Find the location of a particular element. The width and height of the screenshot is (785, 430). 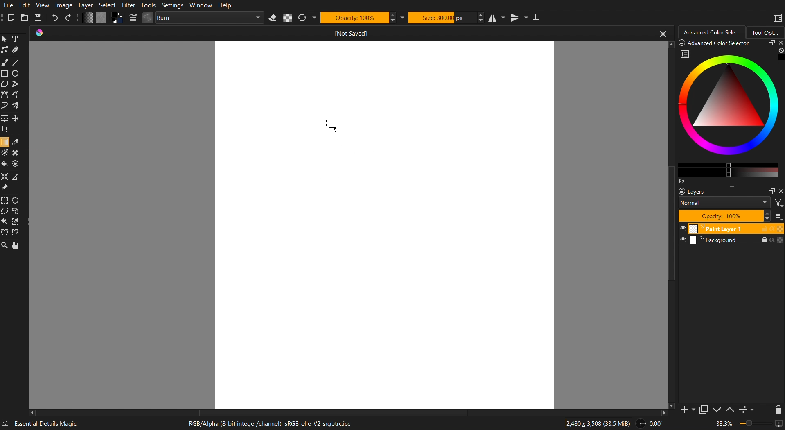

Alpha is located at coordinates (288, 18).